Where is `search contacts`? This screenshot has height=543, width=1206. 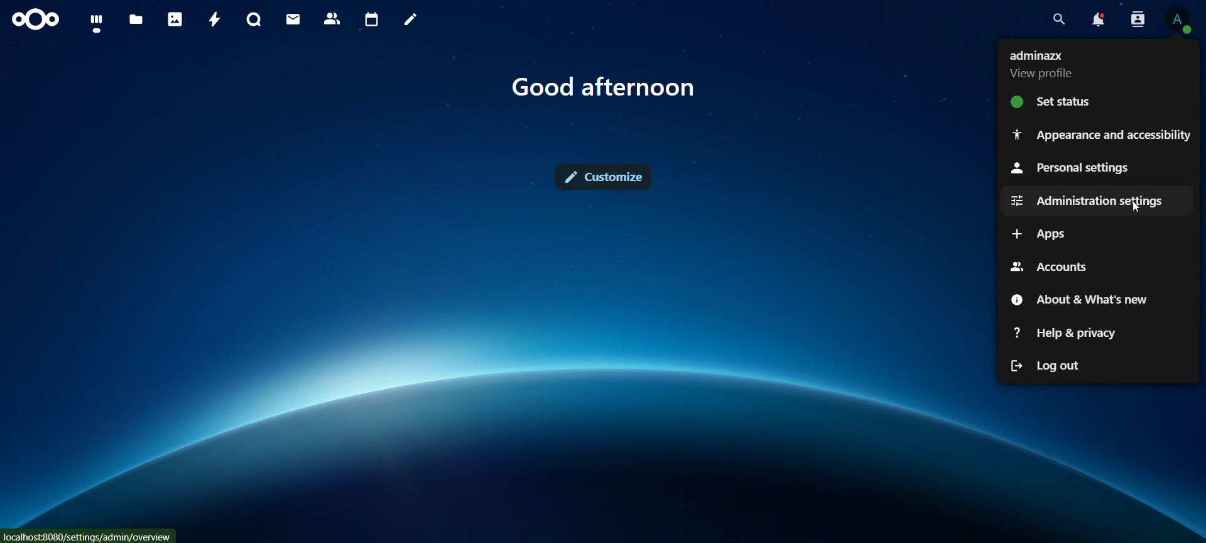 search contacts is located at coordinates (1134, 20).